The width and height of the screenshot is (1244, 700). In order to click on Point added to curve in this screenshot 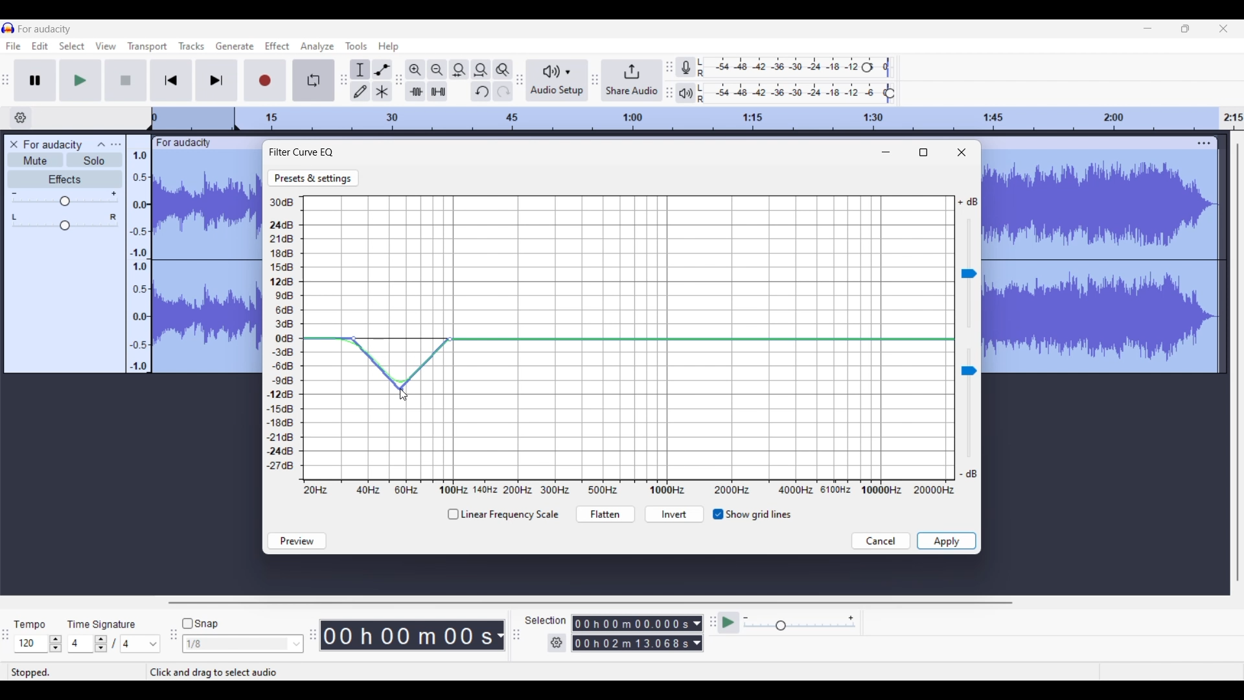, I will do `click(357, 340)`.